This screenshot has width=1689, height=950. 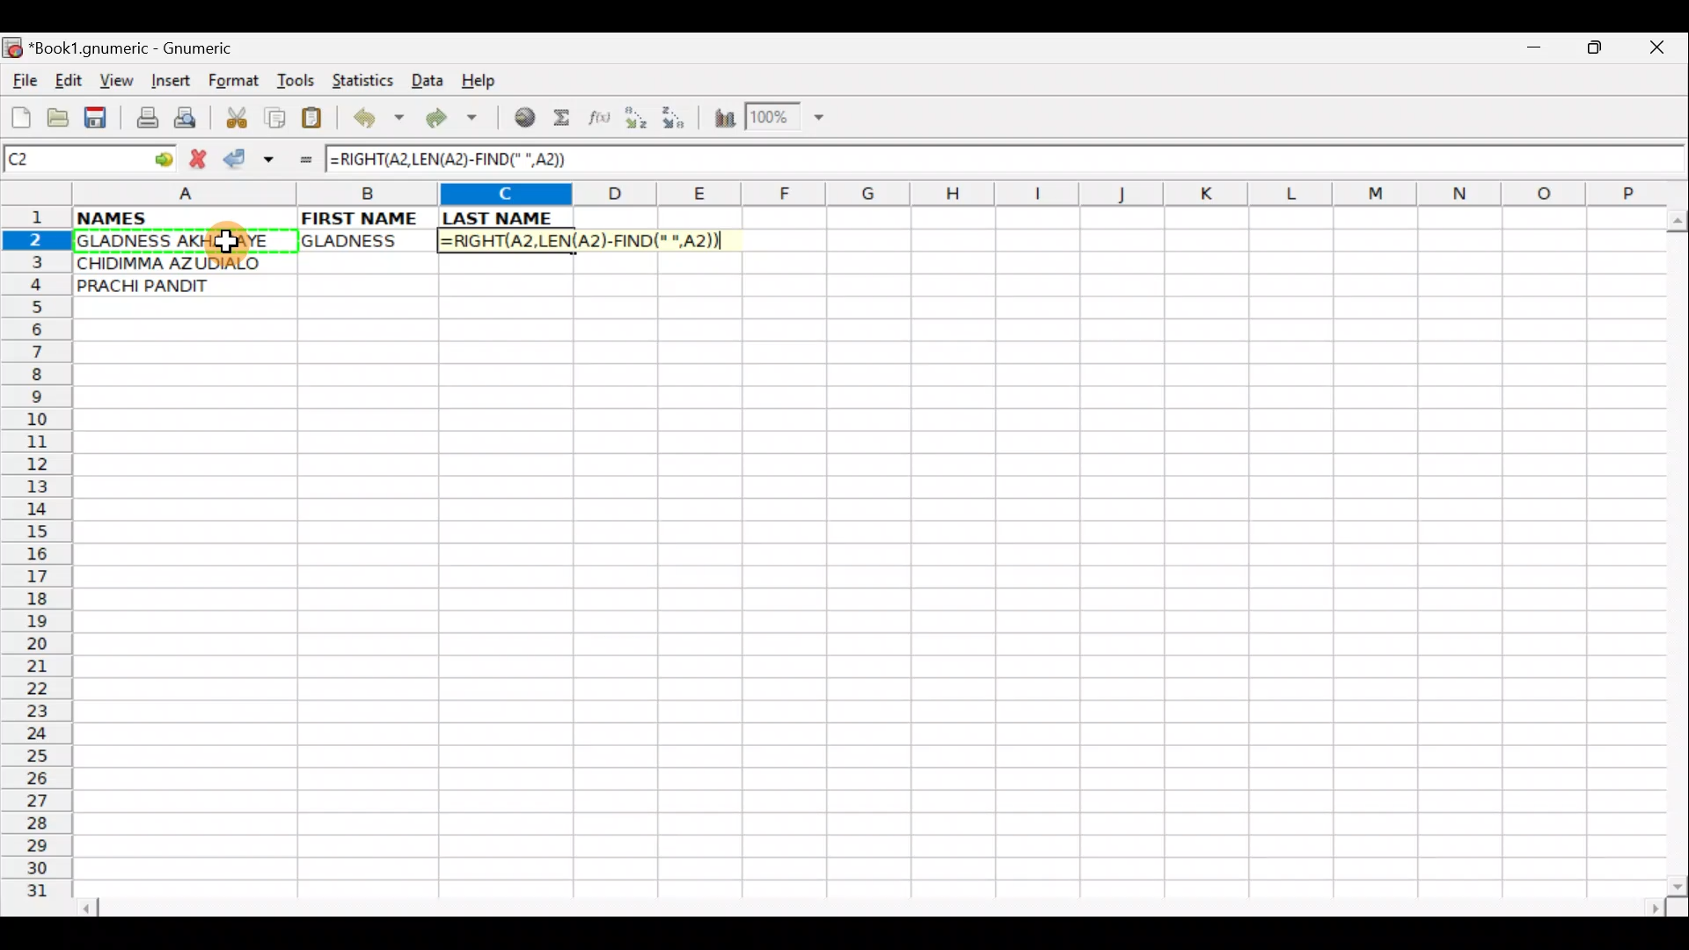 What do you see at coordinates (112, 80) in the screenshot?
I see `View` at bounding box center [112, 80].